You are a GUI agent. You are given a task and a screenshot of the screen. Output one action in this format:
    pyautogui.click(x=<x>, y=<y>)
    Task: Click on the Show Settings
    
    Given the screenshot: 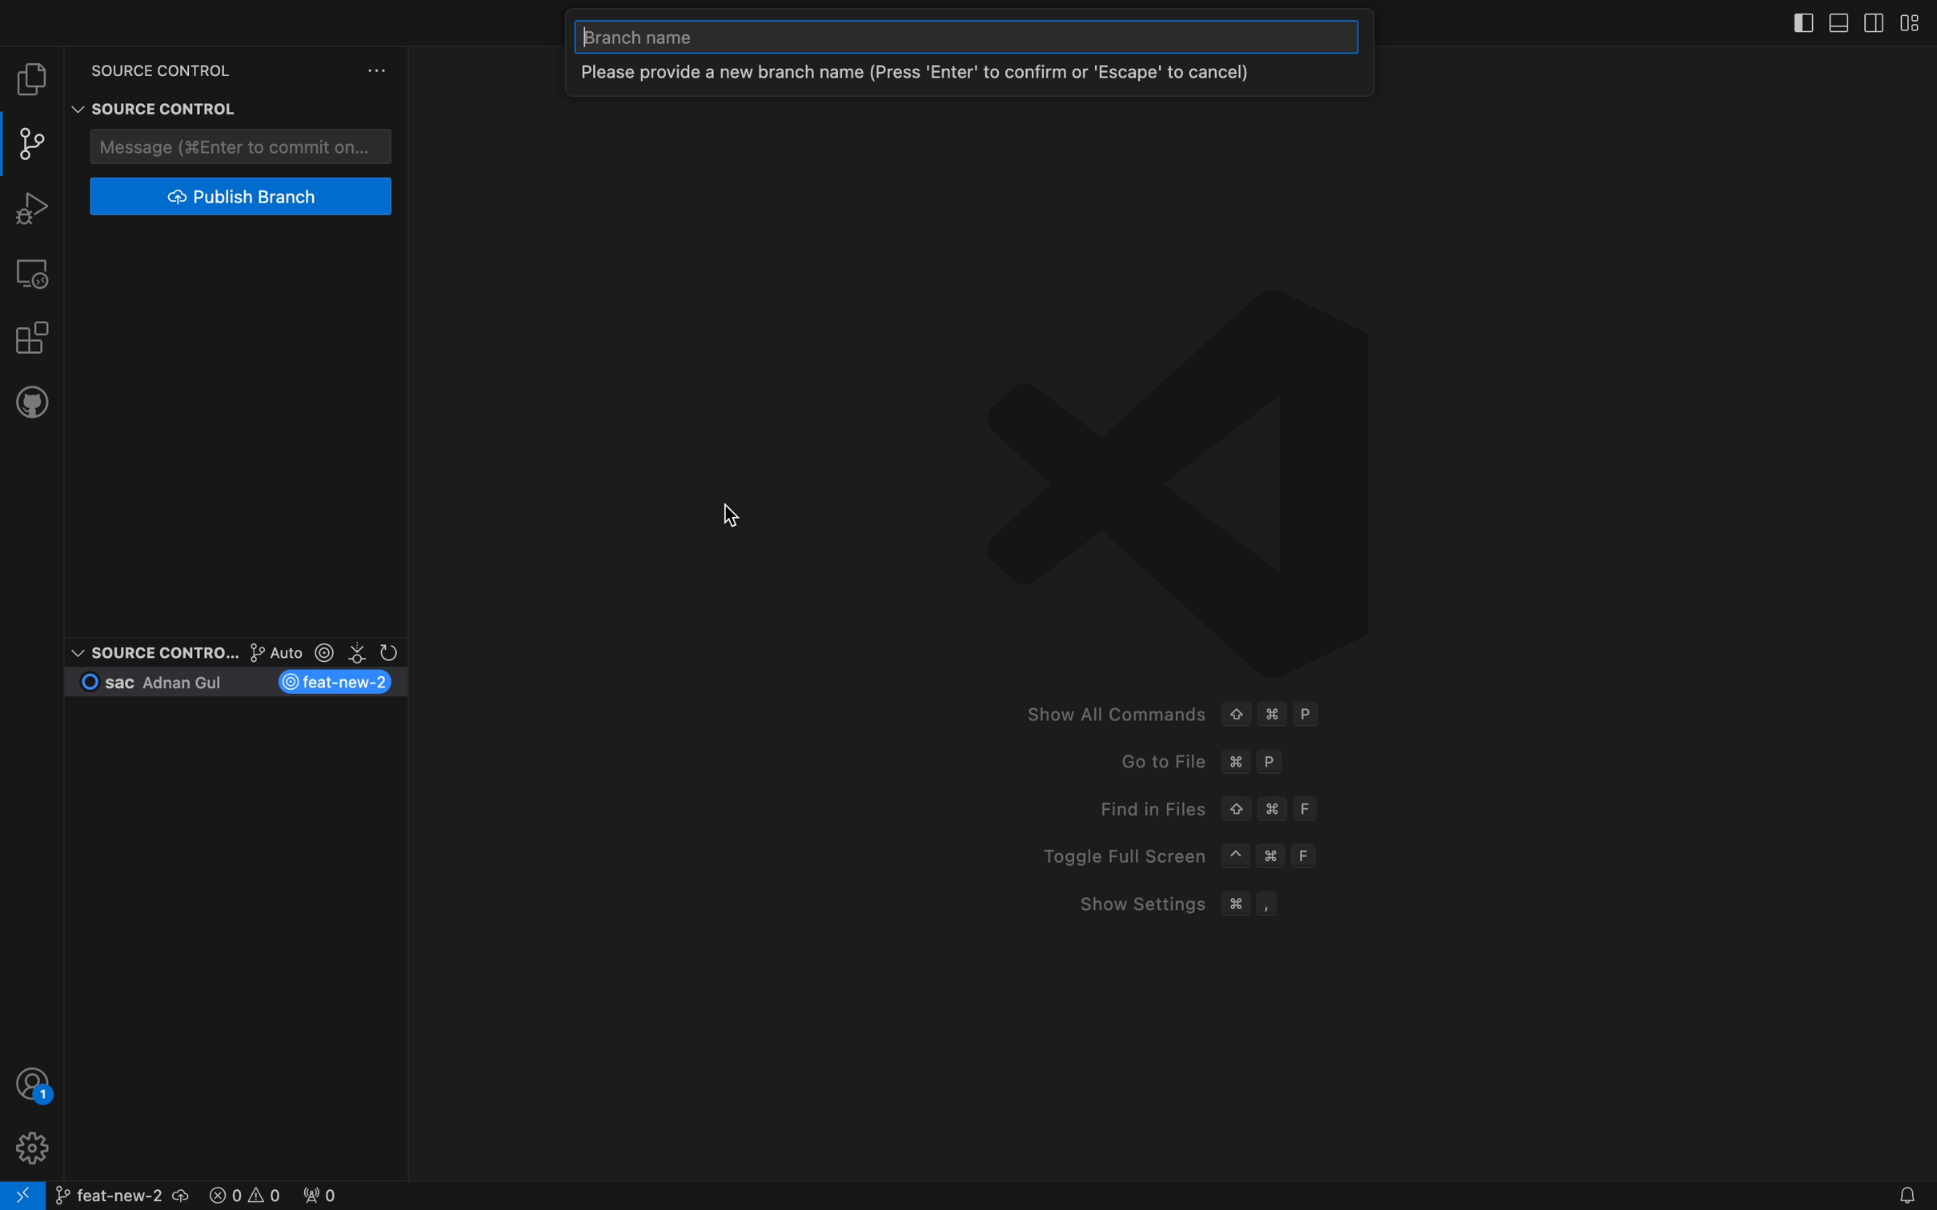 What is the action you would take?
    pyautogui.click(x=1130, y=903)
    